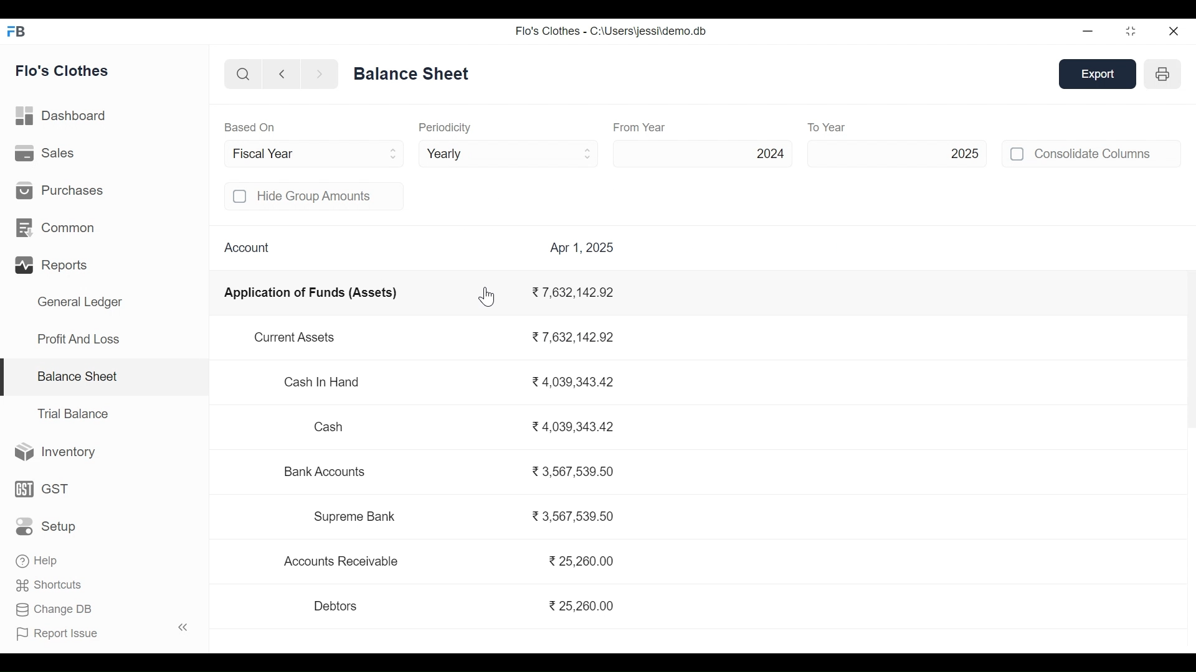 The image size is (1196, 672). I want to click on «, so click(183, 627).